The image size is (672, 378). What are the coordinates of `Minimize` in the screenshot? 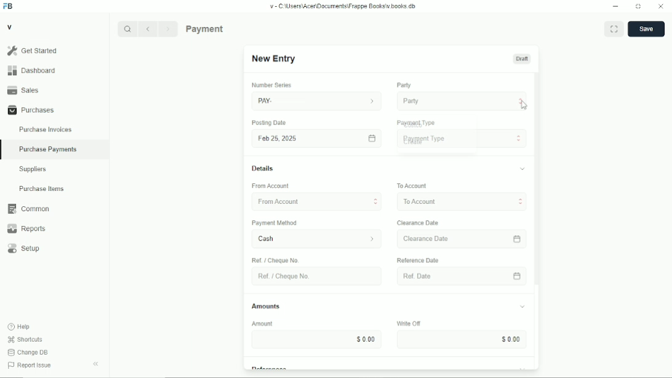 It's located at (615, 6).